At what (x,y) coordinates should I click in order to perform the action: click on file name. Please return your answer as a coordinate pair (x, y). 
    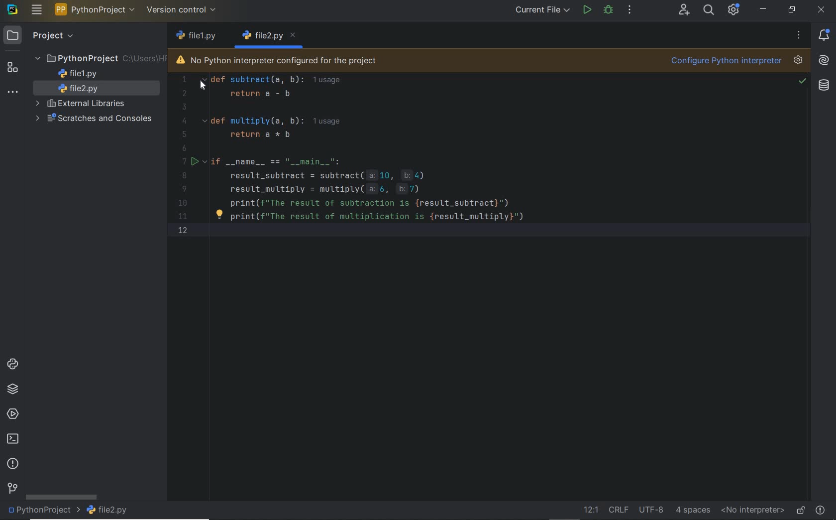
    Looking at the image, I should click on (202, 37).